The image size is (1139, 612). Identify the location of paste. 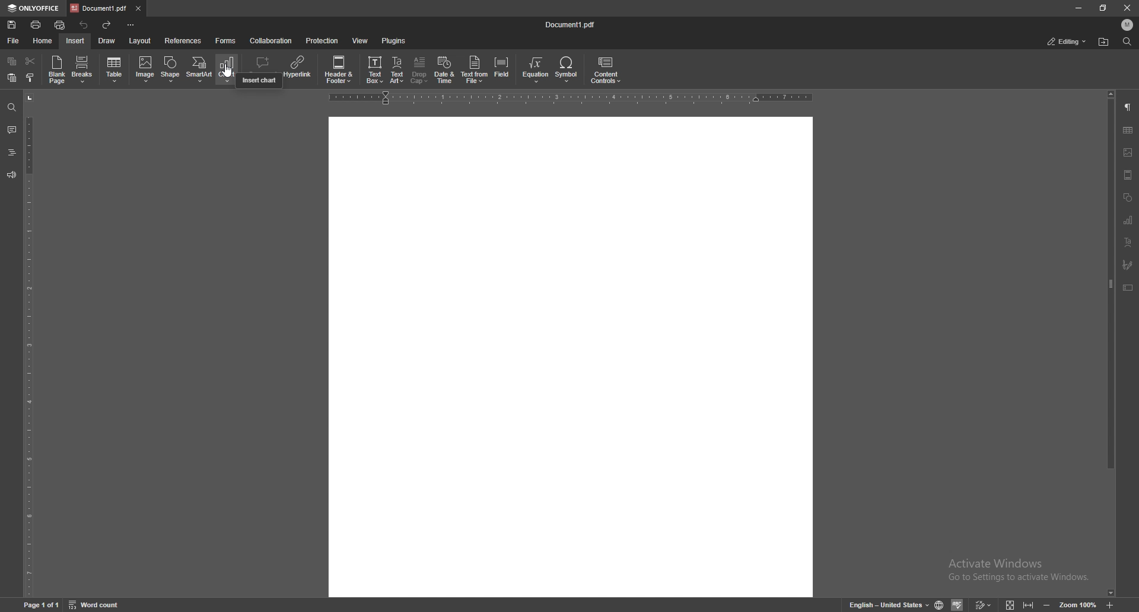
(11, 78).